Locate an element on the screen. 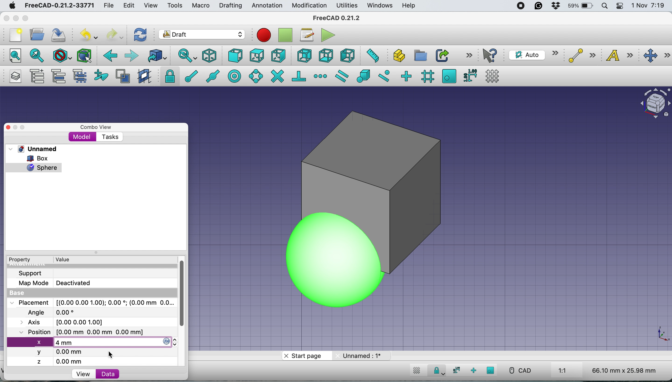 The width and height of the screenshot is (672, 382). undo is located at coordinates (90, 34).